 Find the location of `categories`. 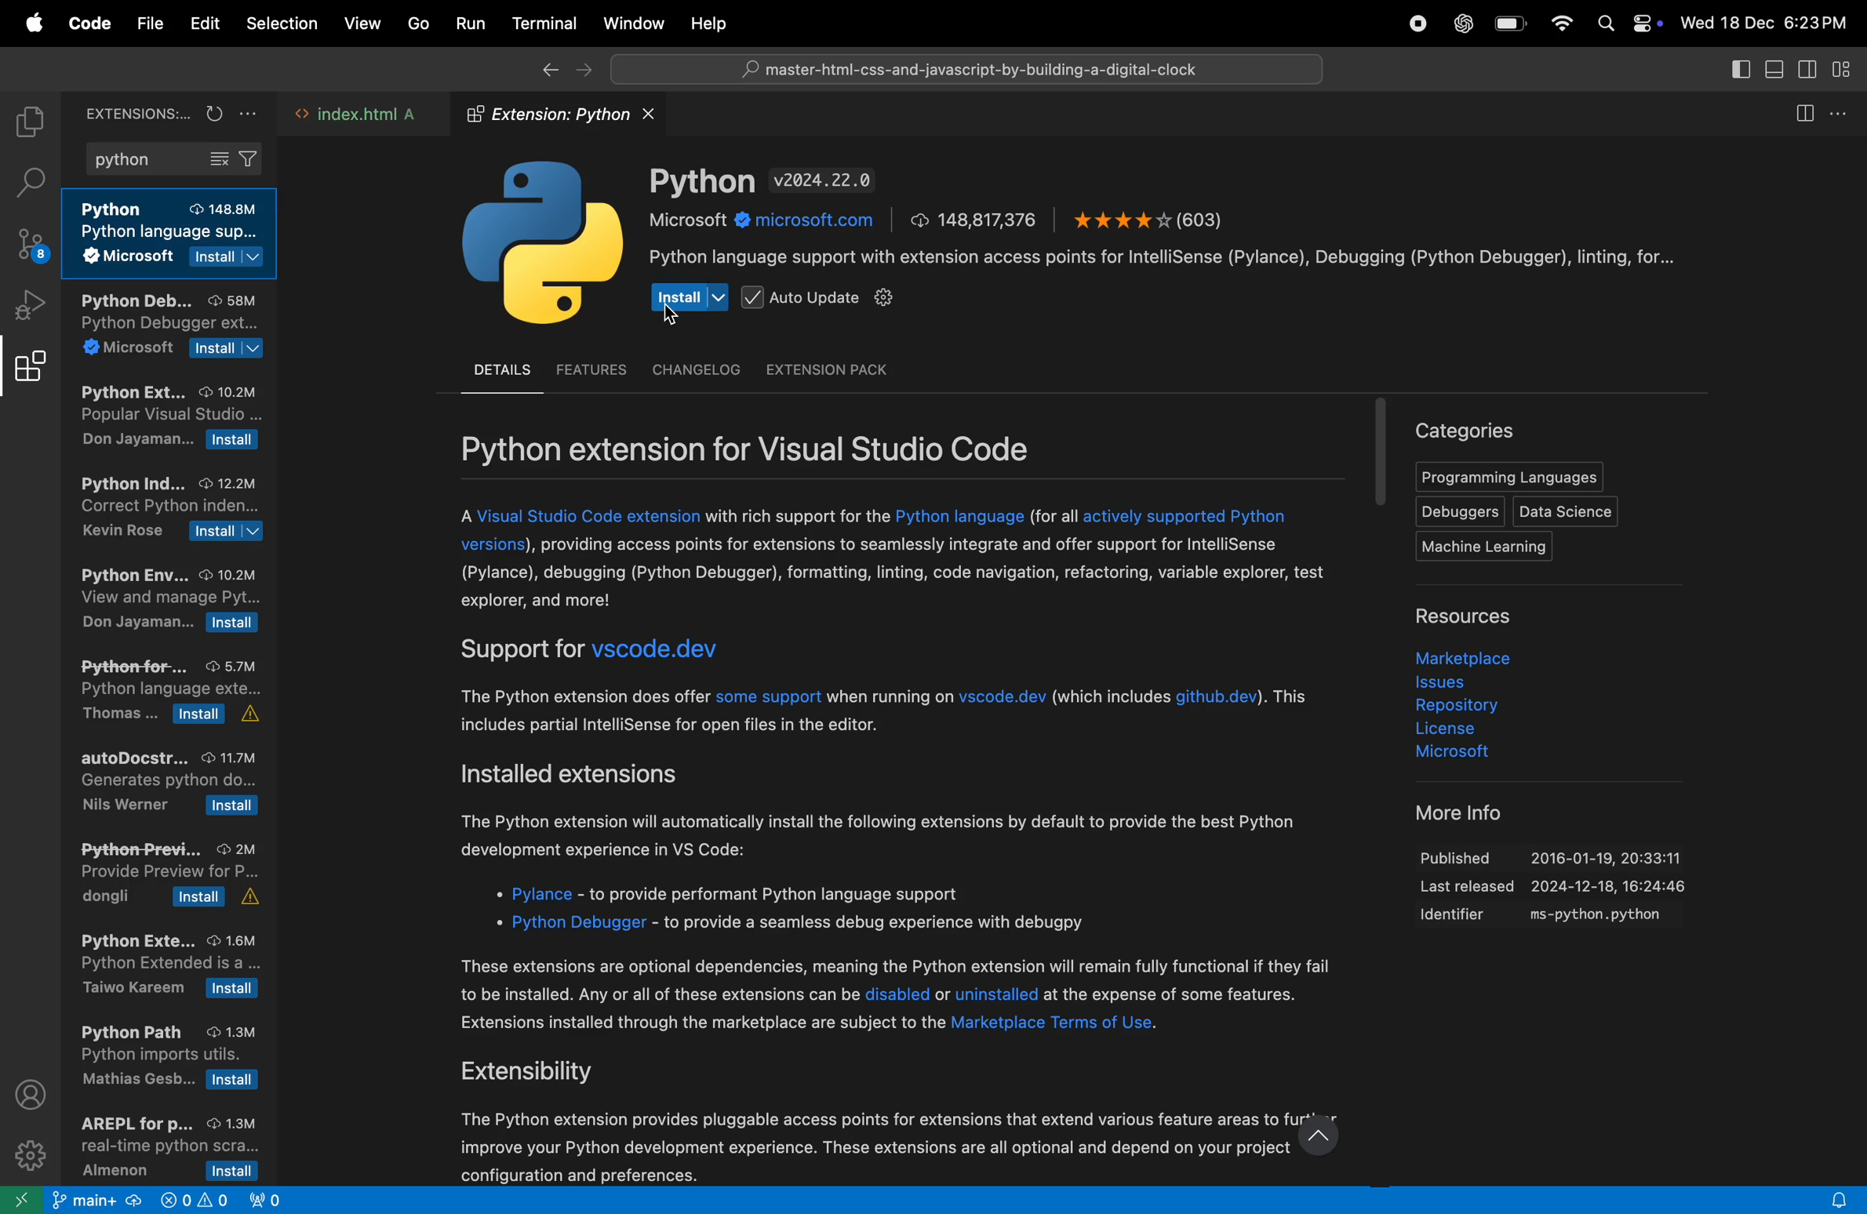

categories is located at coordinates (1467, 429).